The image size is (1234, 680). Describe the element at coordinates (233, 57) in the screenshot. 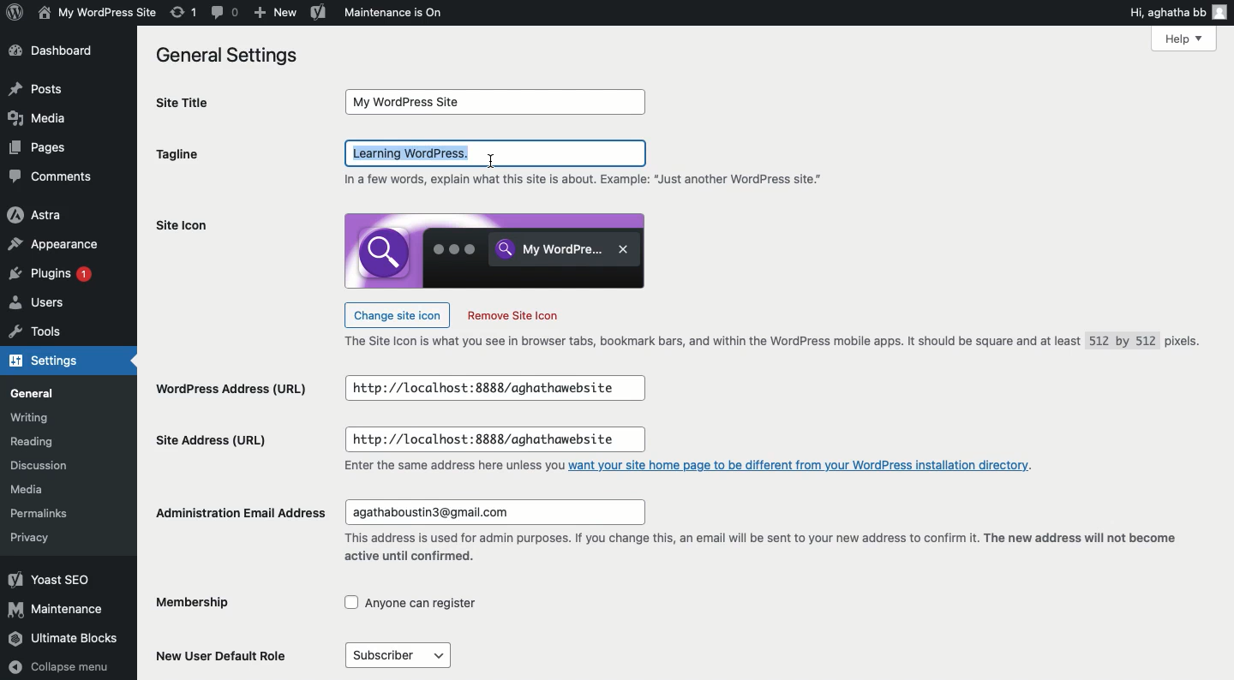

I see `General settings` at that location.